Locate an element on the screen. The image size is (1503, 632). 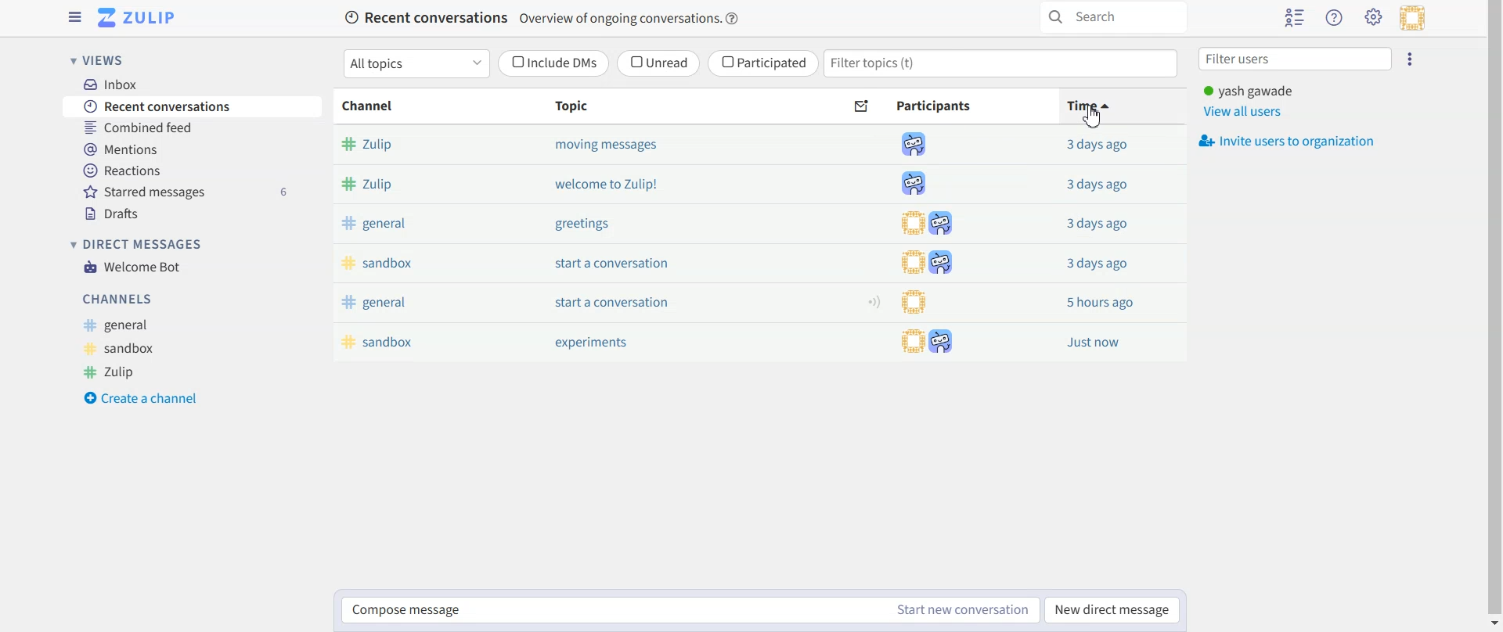
Recent conversations Overview of ongoing conversations. is located at coordinates (532, 20).